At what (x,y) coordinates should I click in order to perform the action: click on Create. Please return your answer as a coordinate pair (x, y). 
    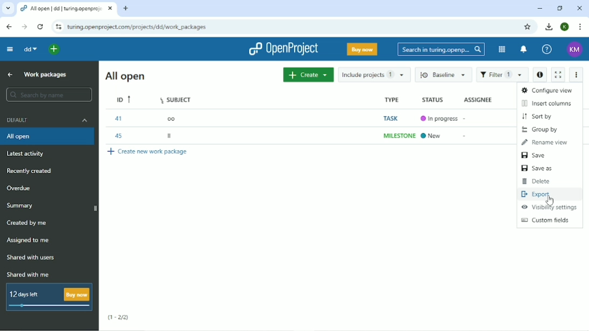
    Looking at the image, I should click on (309, 74).